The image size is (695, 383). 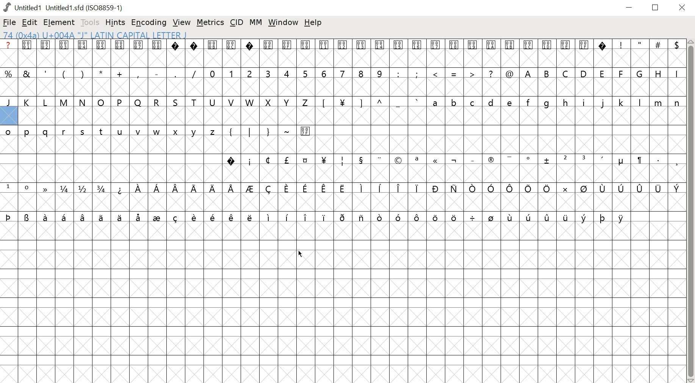 What do you see at coordinates (155, 102) in the screenshot?
I see `uppercase letters` at bounding box center [155, 102].